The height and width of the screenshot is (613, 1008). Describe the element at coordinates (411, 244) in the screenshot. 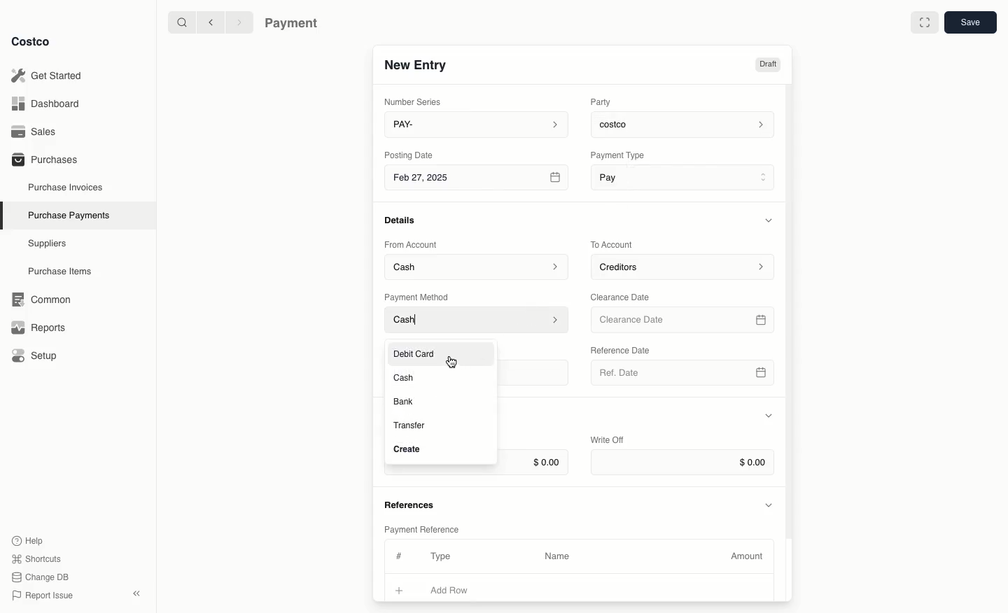

I see `From Account` at that location.